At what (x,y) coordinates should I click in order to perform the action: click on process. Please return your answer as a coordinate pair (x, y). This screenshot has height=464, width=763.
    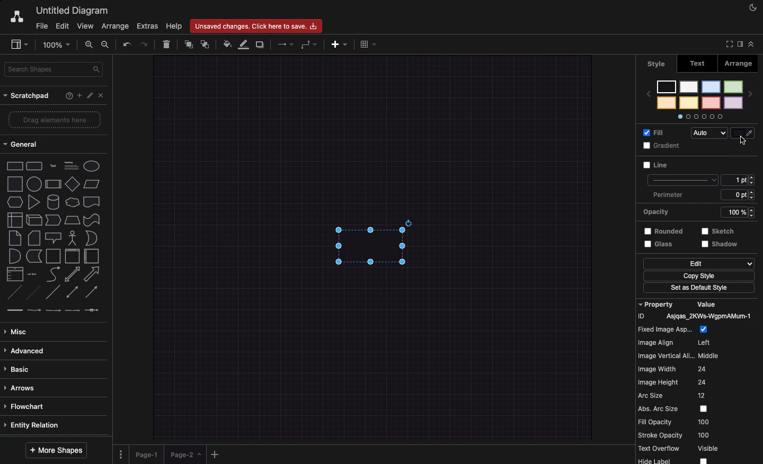
    Looking at the image, I should click on (52, 184).